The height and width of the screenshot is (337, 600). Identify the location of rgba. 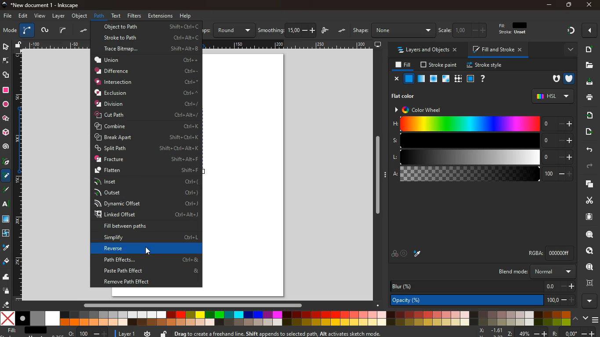
(550, 253).